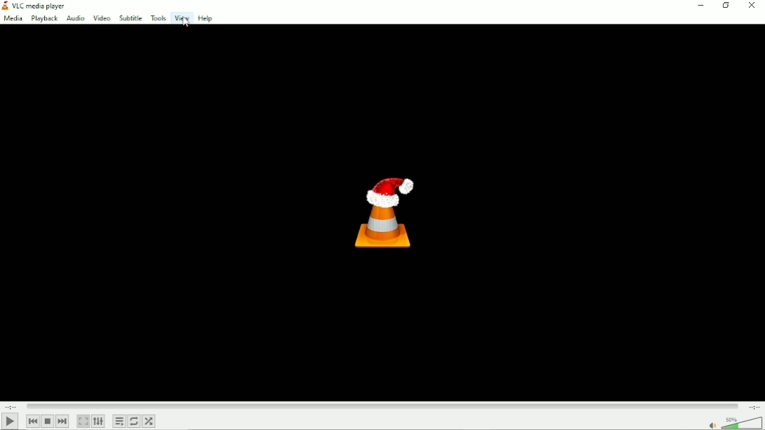  Describe the element at coordinates (150, 421) in the screenshot. I see `Random` at that location.